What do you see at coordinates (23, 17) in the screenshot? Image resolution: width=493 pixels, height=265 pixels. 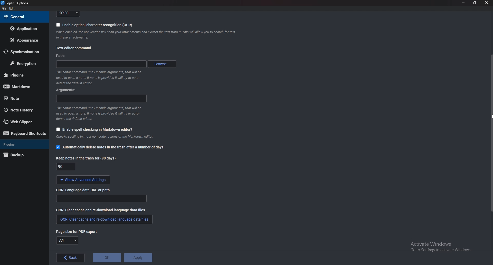 I see `general` at bounding box center [23, 17].